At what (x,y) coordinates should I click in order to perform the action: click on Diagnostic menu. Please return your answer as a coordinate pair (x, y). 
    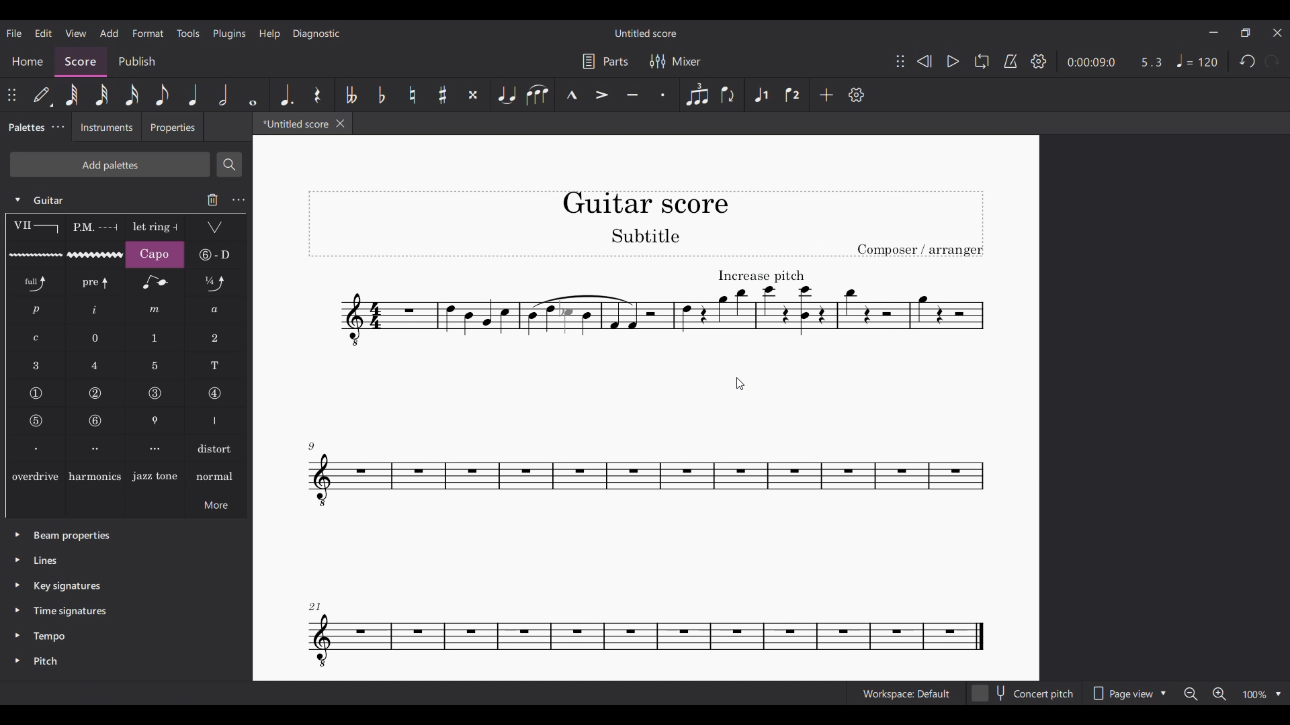
    Looking at the image, I should click on (316, 34).